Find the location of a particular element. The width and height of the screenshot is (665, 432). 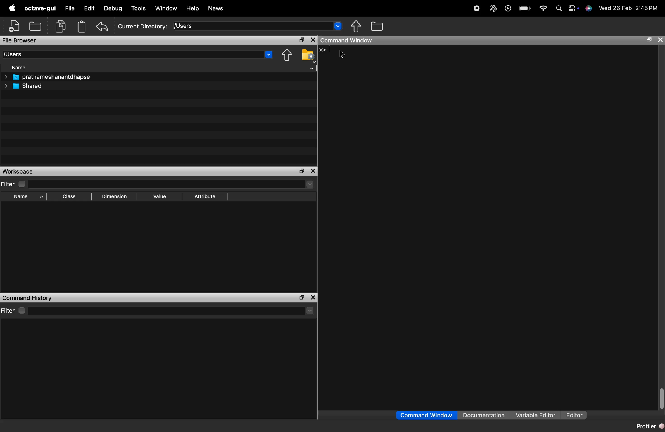

Profiler is located at coordinates (646, 427).